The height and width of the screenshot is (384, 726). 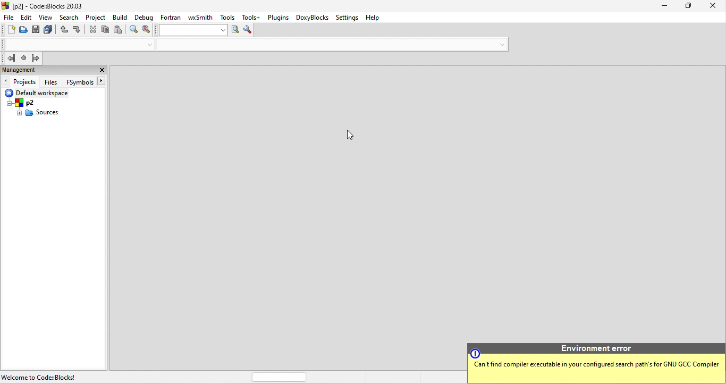 What do you see at coordinates (147, 45) in the screenshot?
I see `drop down` at bounding box center [147, 45].